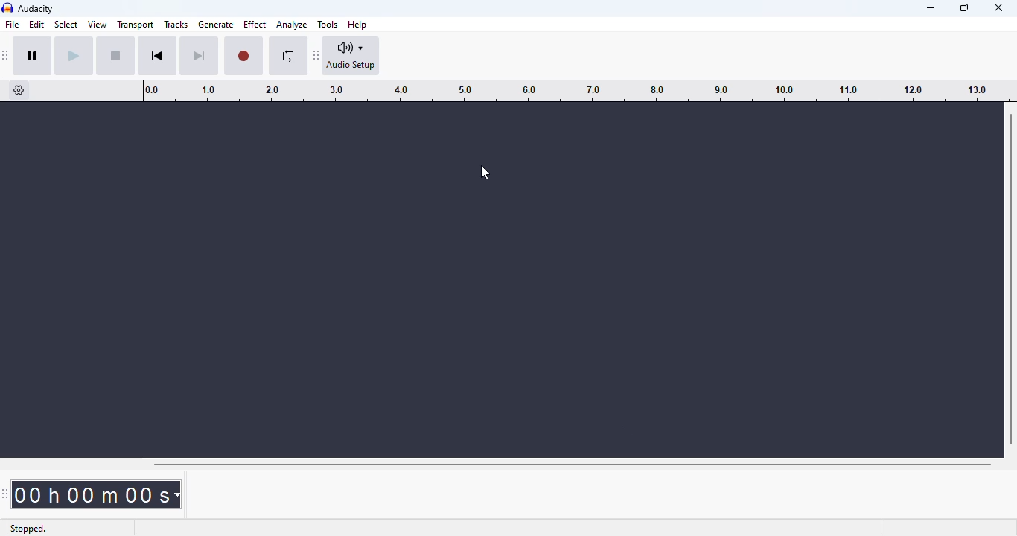  Describe the element at coordinates (292, 25) in the screenshot. I see `analyze` at that location.